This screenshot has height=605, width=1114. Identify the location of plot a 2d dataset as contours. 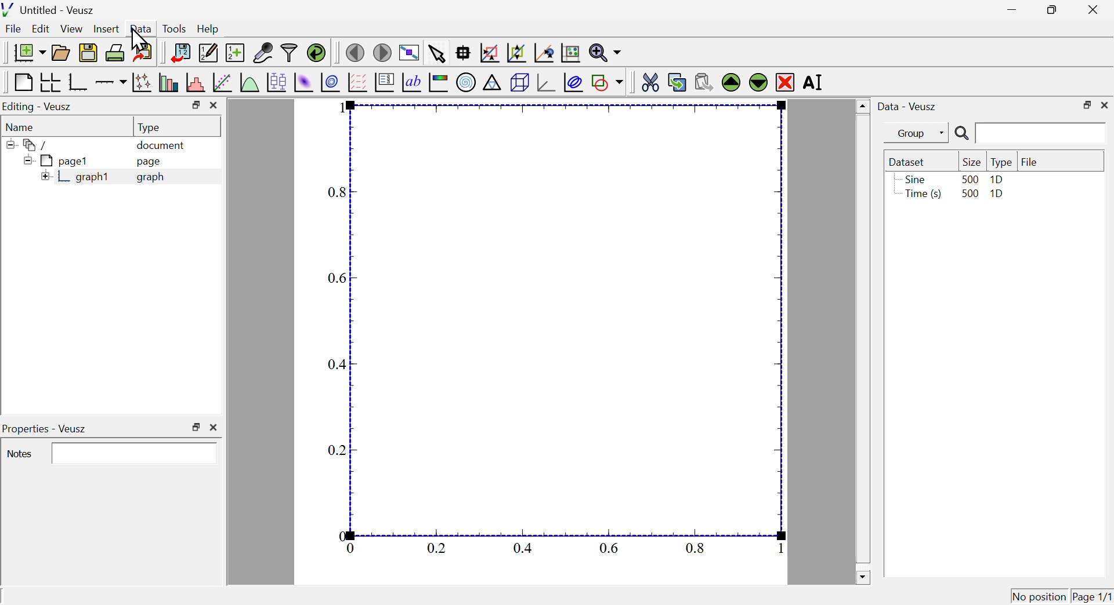
(330, 82).